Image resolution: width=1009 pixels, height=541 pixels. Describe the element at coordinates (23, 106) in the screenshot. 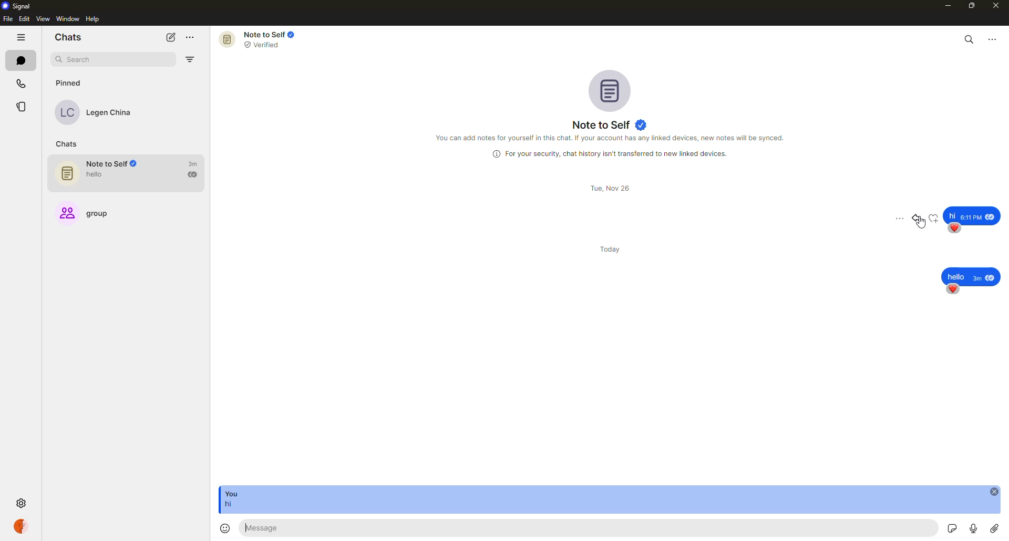

I see `stories` at that location.